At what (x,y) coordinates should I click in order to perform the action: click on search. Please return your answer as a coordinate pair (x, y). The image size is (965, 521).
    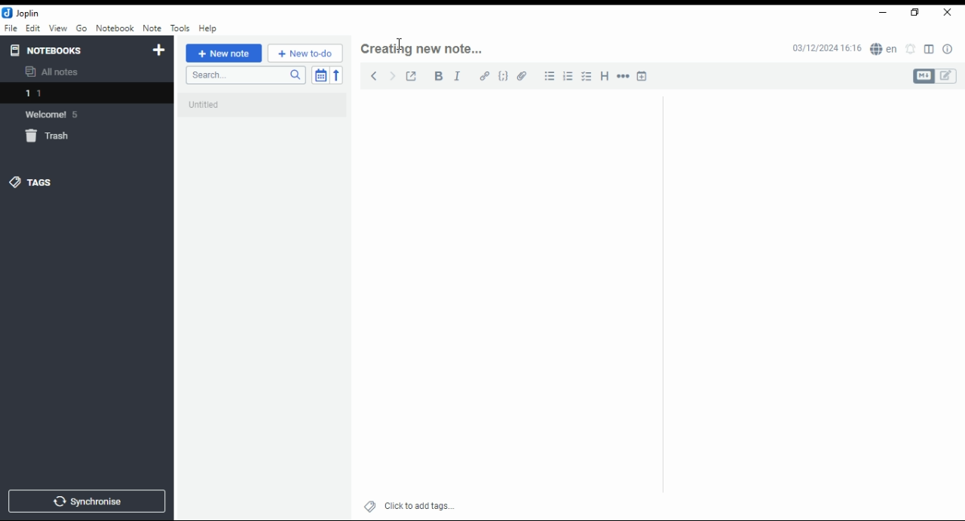
    Looking at the image, I should click on (245, 75).